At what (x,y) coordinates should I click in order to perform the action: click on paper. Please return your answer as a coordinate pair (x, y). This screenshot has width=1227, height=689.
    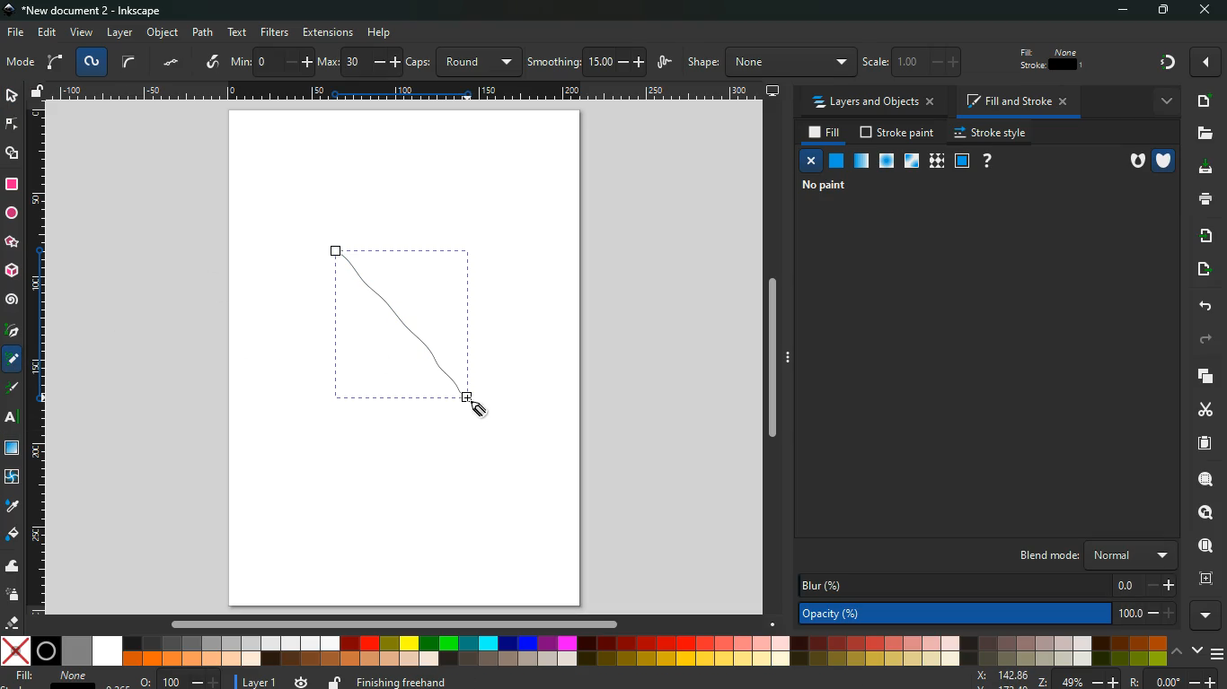
    Looking at the image, I should click on (1204, 443).